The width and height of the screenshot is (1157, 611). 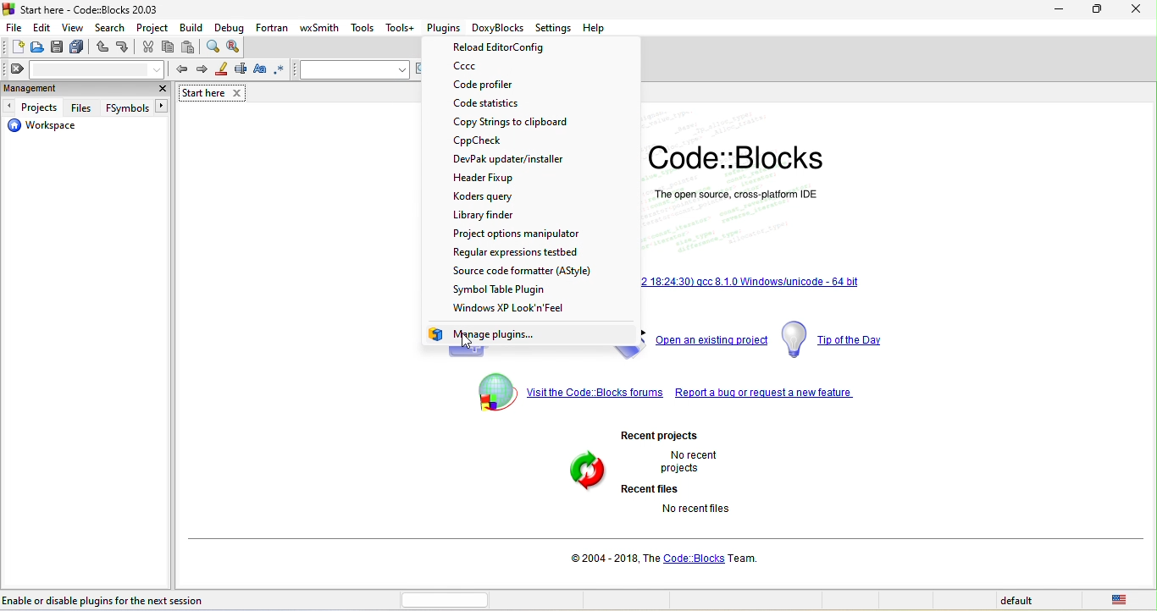 I want to click on symbol table plugin, so click(x=537, y=289).